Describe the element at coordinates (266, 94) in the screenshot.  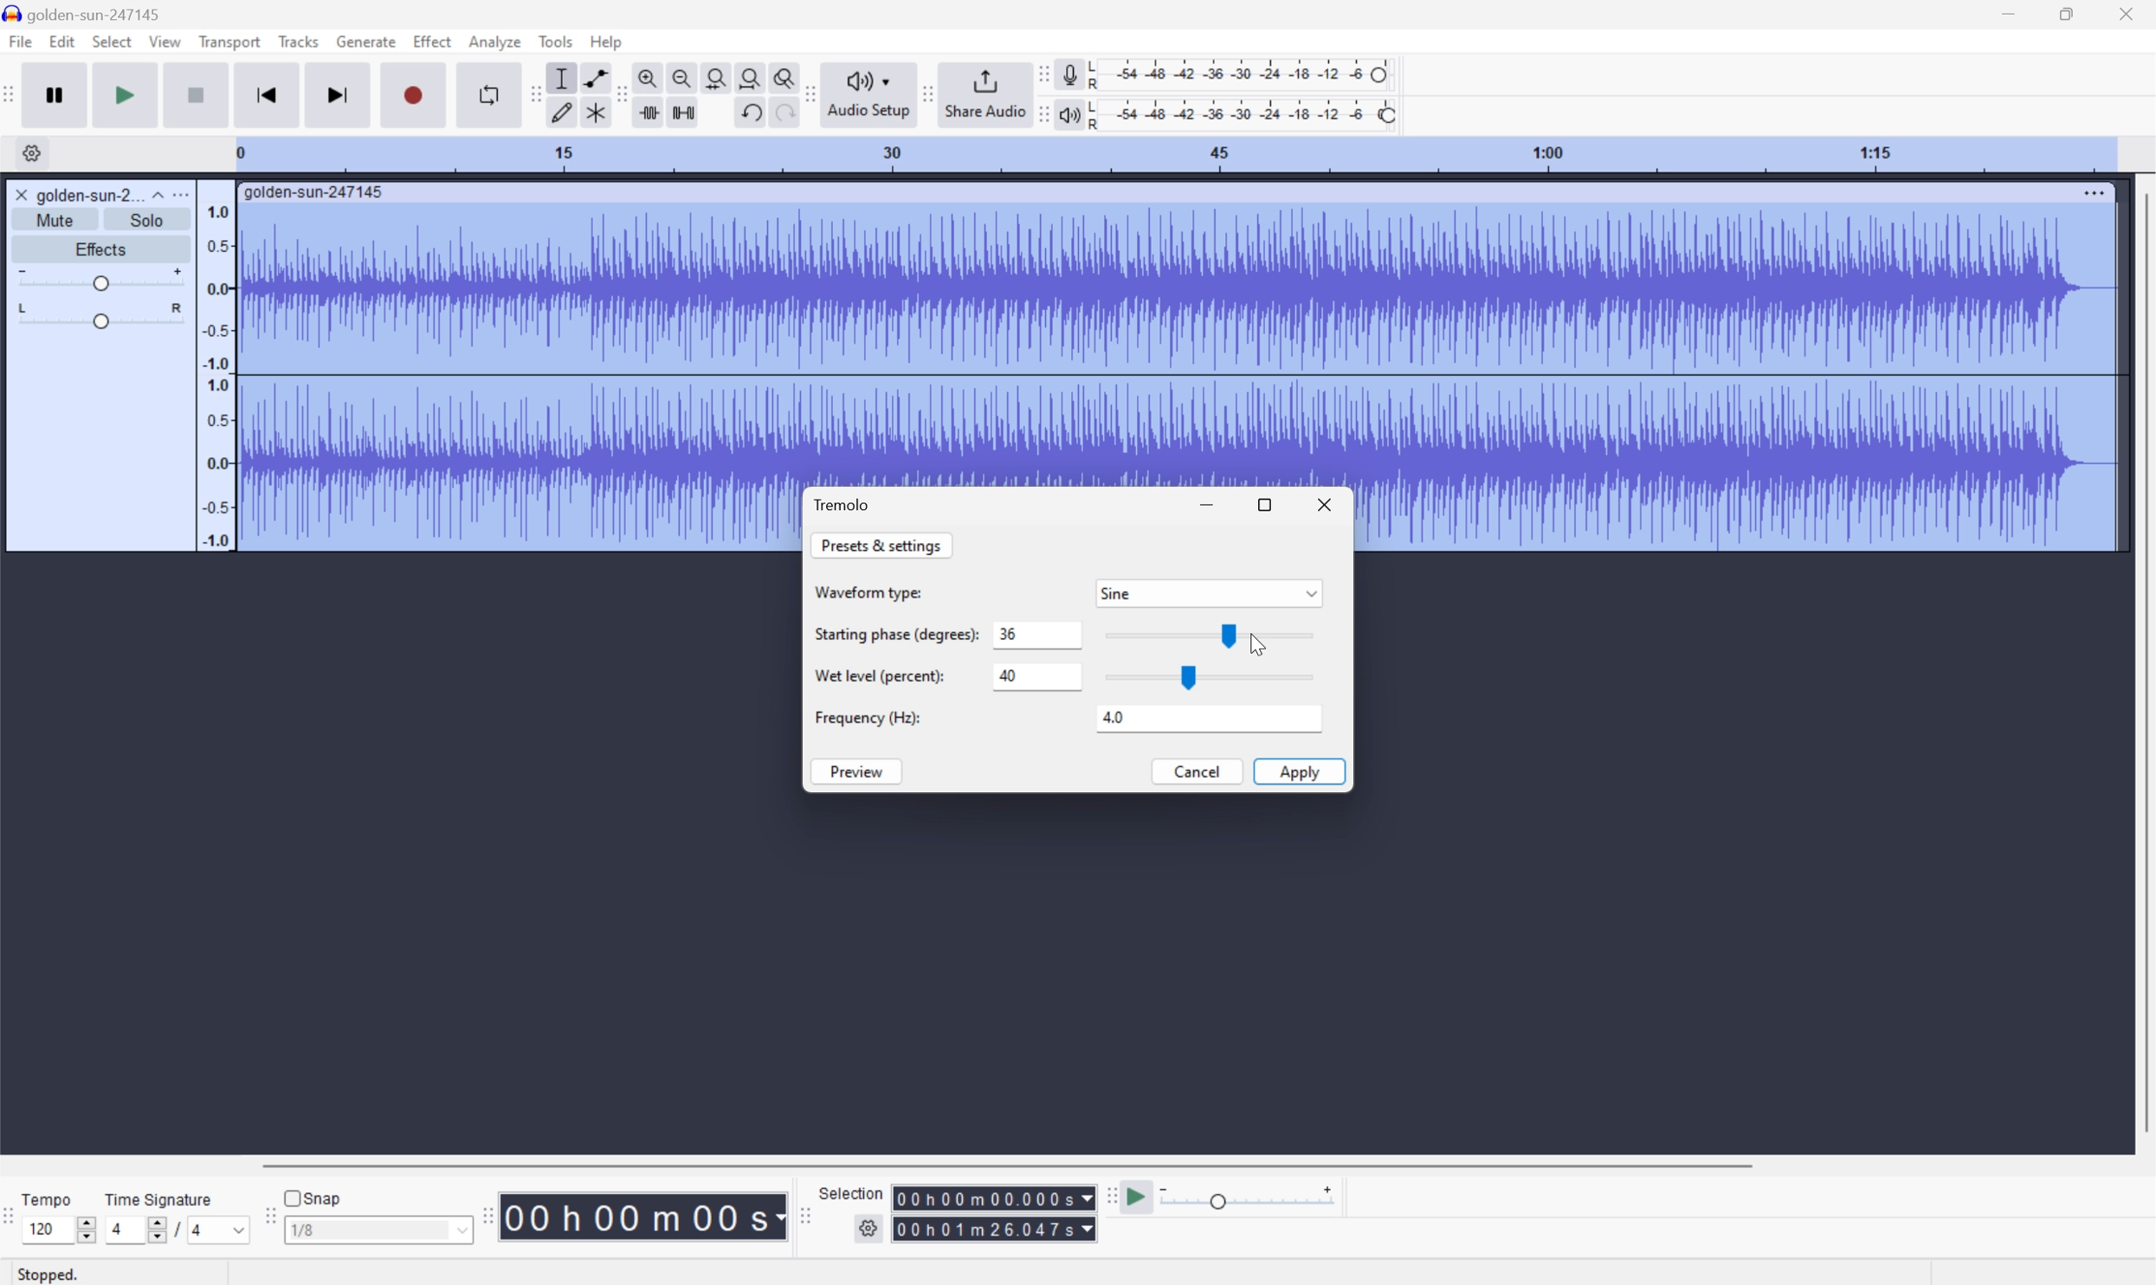
I see `Skip to start` at that location.